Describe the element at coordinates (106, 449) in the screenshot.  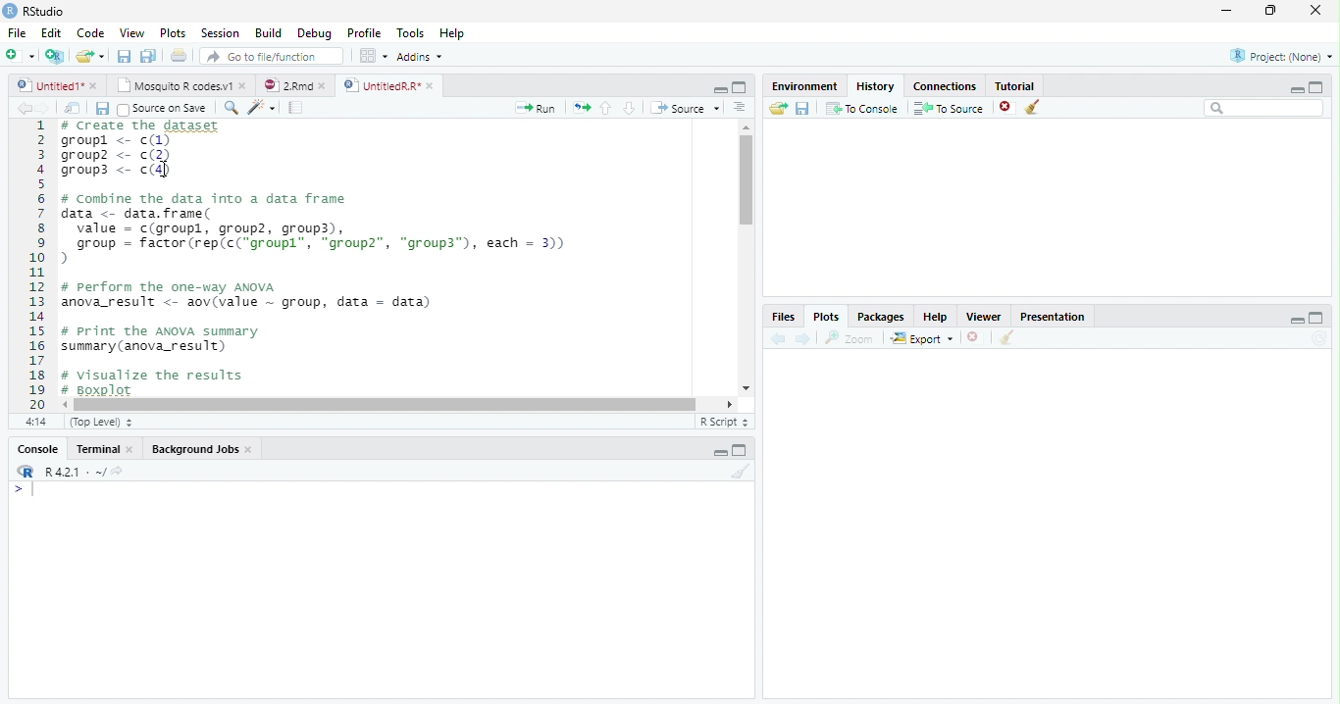
I see `Terminal` at that location.